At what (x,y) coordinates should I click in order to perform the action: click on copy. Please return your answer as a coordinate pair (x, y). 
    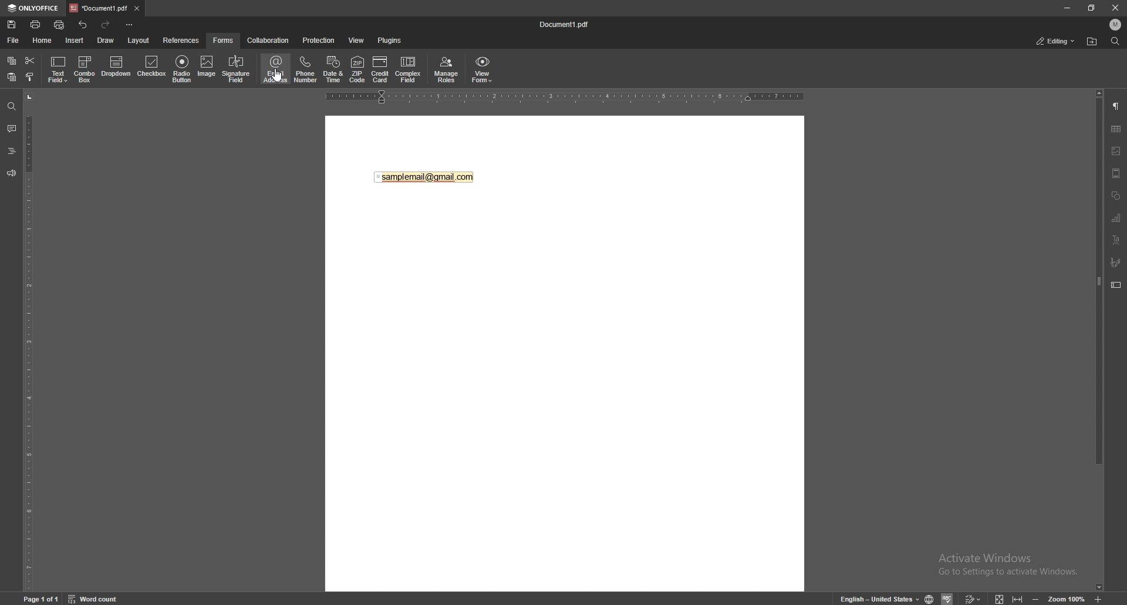
    Looking at the image, I should click on (11, 60).